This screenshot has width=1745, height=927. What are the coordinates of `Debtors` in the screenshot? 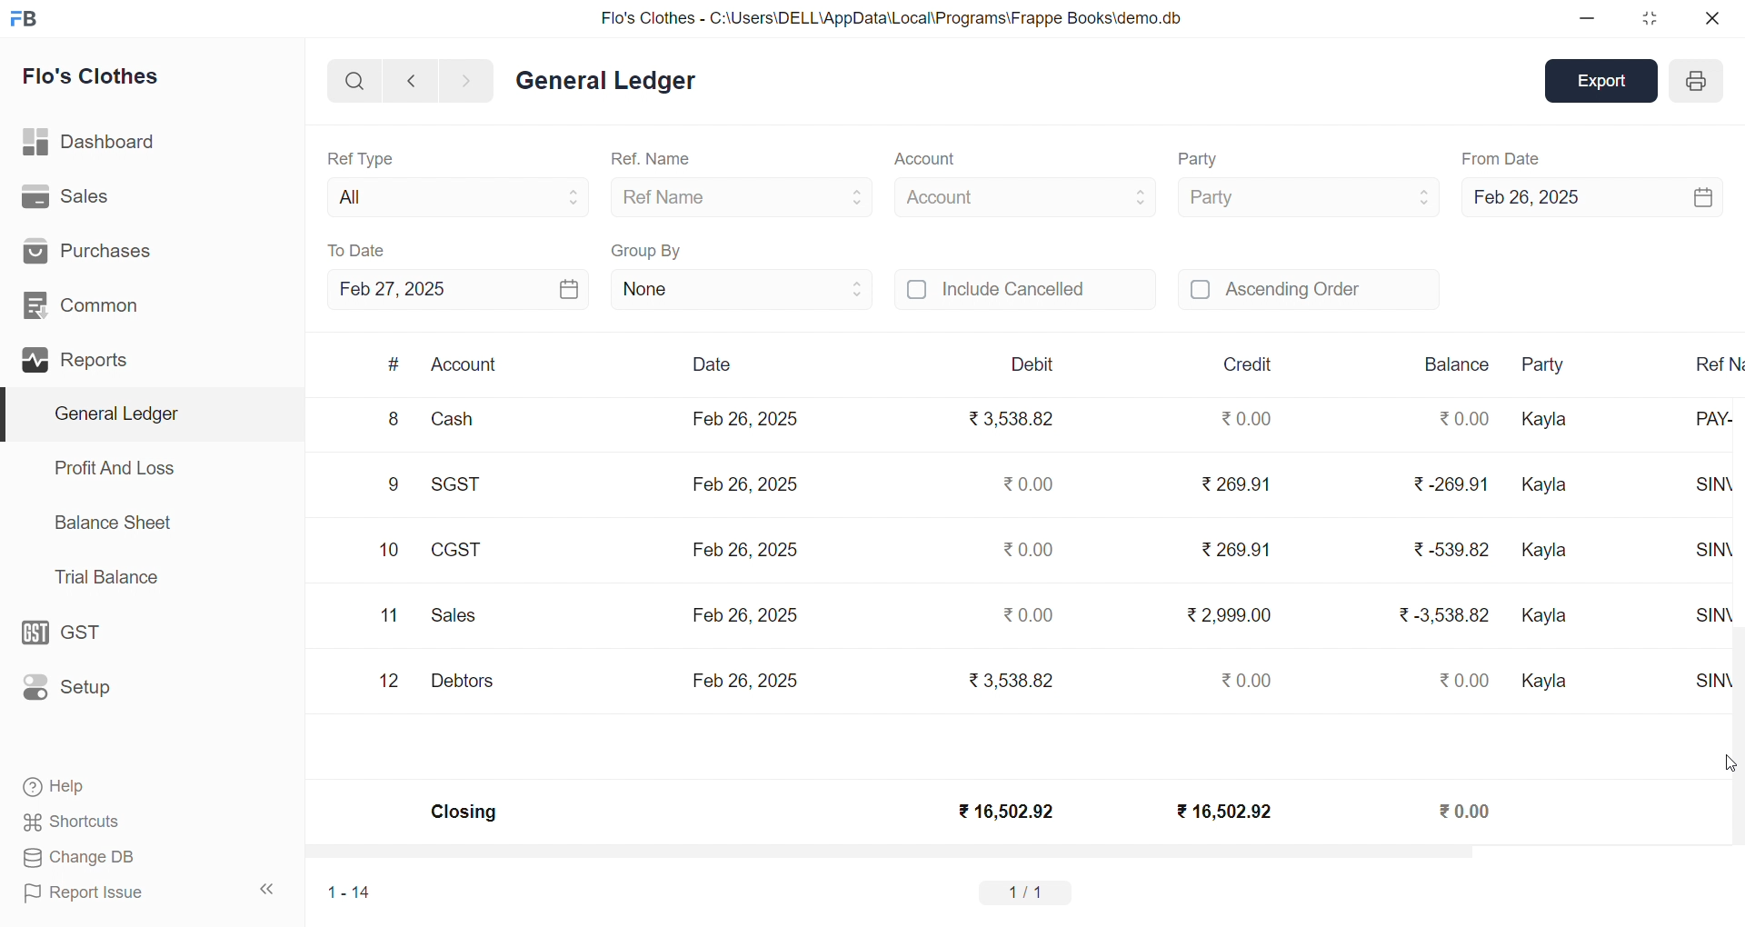 It's located at (462, 682).